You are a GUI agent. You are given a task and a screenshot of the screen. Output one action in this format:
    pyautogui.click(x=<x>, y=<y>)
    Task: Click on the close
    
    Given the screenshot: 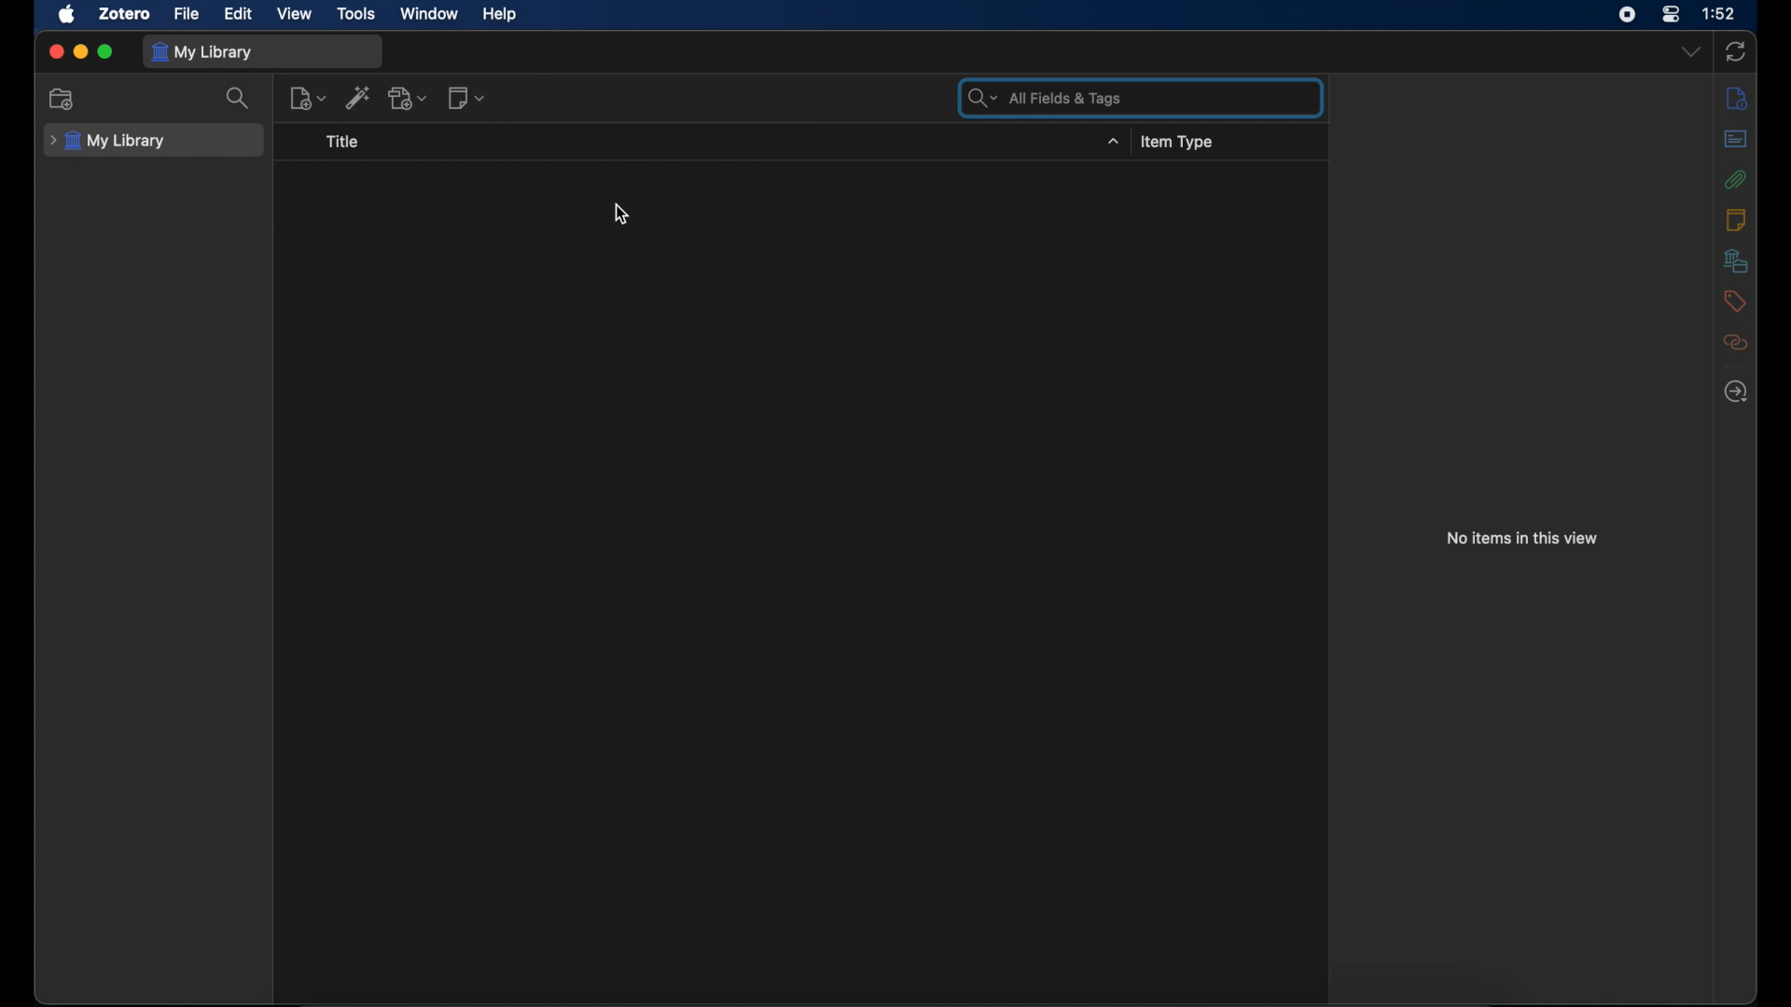 What is the action you would take?
    pyautogui.click(x=56, y=53)
    